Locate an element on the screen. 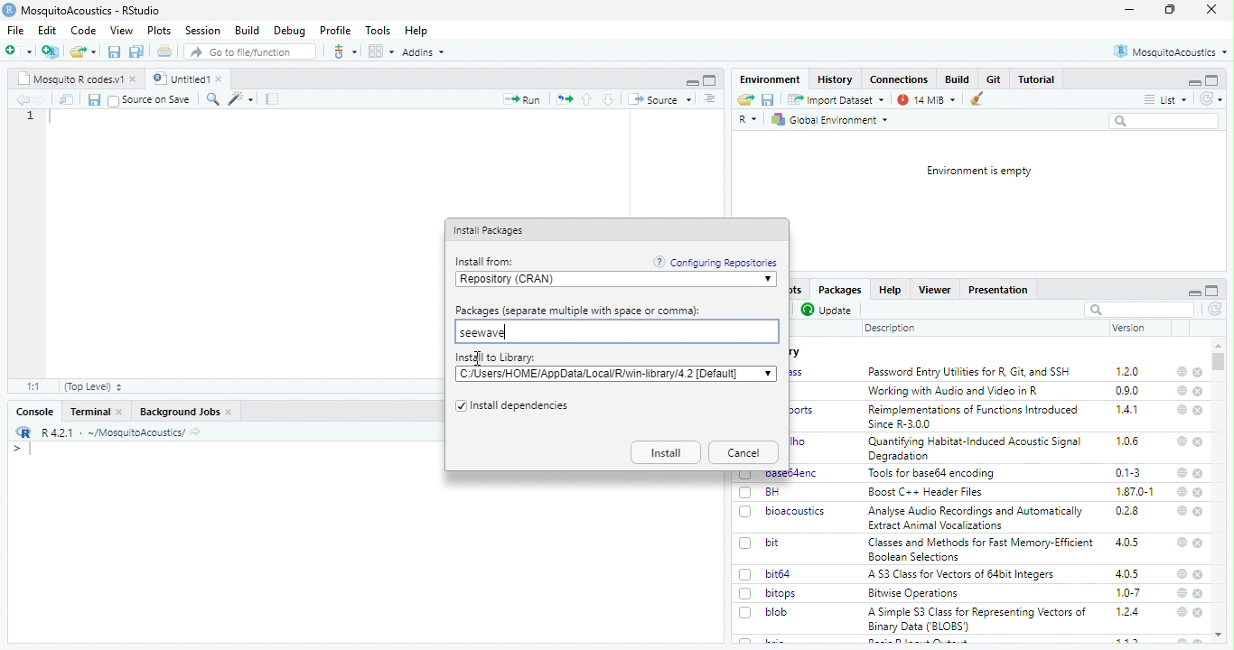  backward is located at coordinates (22, 99).